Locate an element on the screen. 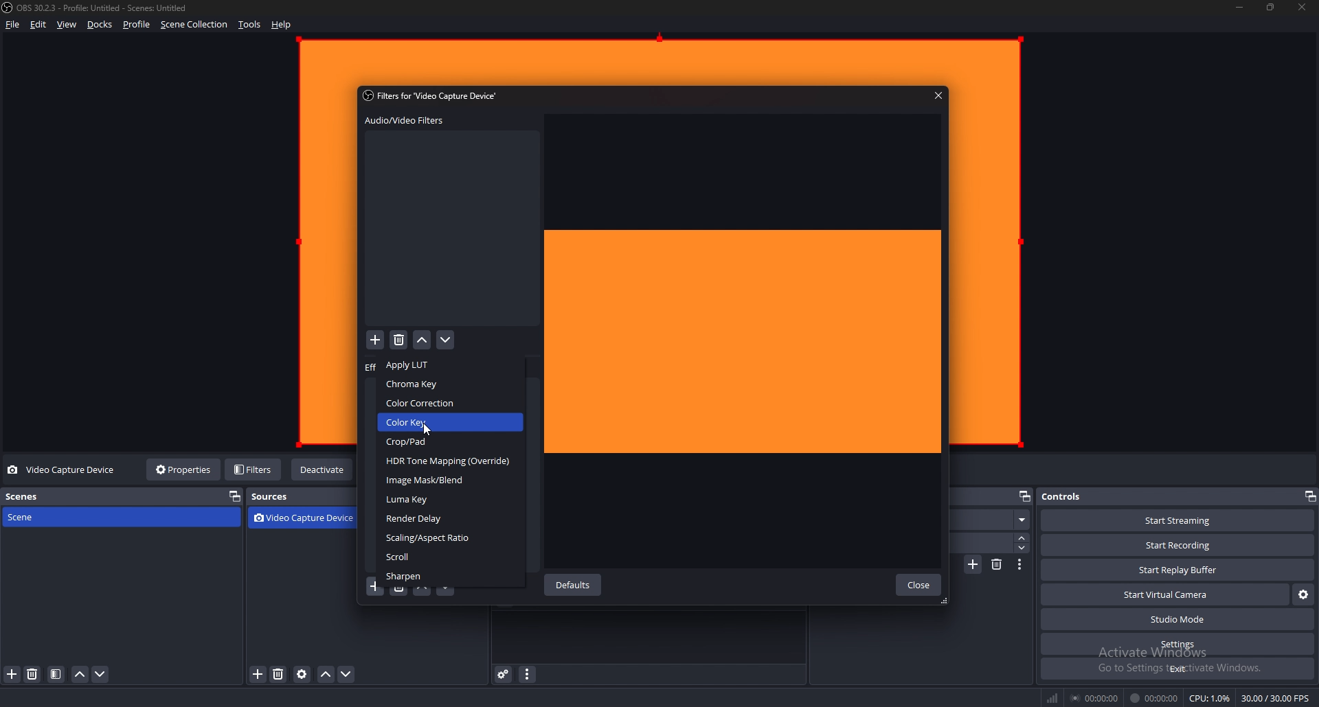  move scene up is located at coordinates (81, 675).